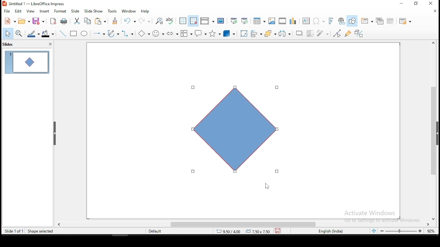  Describe the element at coordinates (170, 20) in the screenshot. I see `spell check` at that location.